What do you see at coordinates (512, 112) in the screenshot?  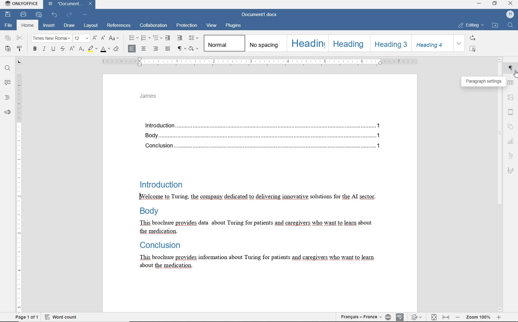 I see `header & footer` at bounding box center [512, 112].